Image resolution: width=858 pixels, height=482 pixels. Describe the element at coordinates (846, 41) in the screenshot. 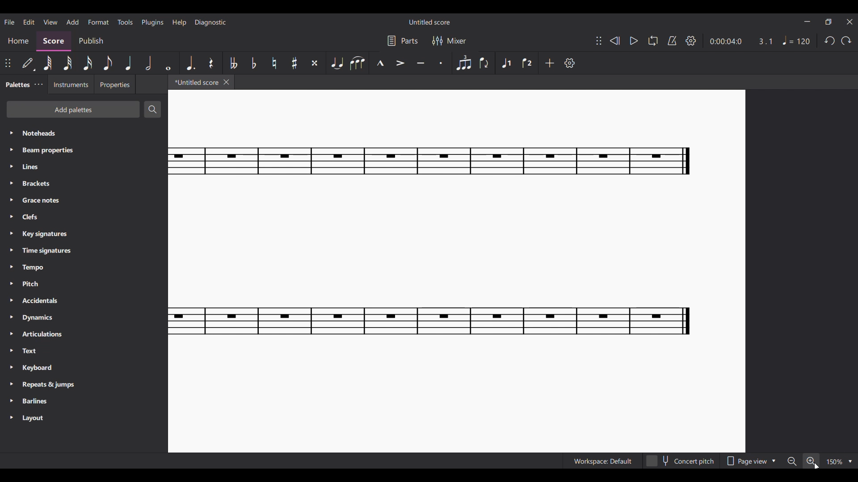

I see `Redo` at that location.